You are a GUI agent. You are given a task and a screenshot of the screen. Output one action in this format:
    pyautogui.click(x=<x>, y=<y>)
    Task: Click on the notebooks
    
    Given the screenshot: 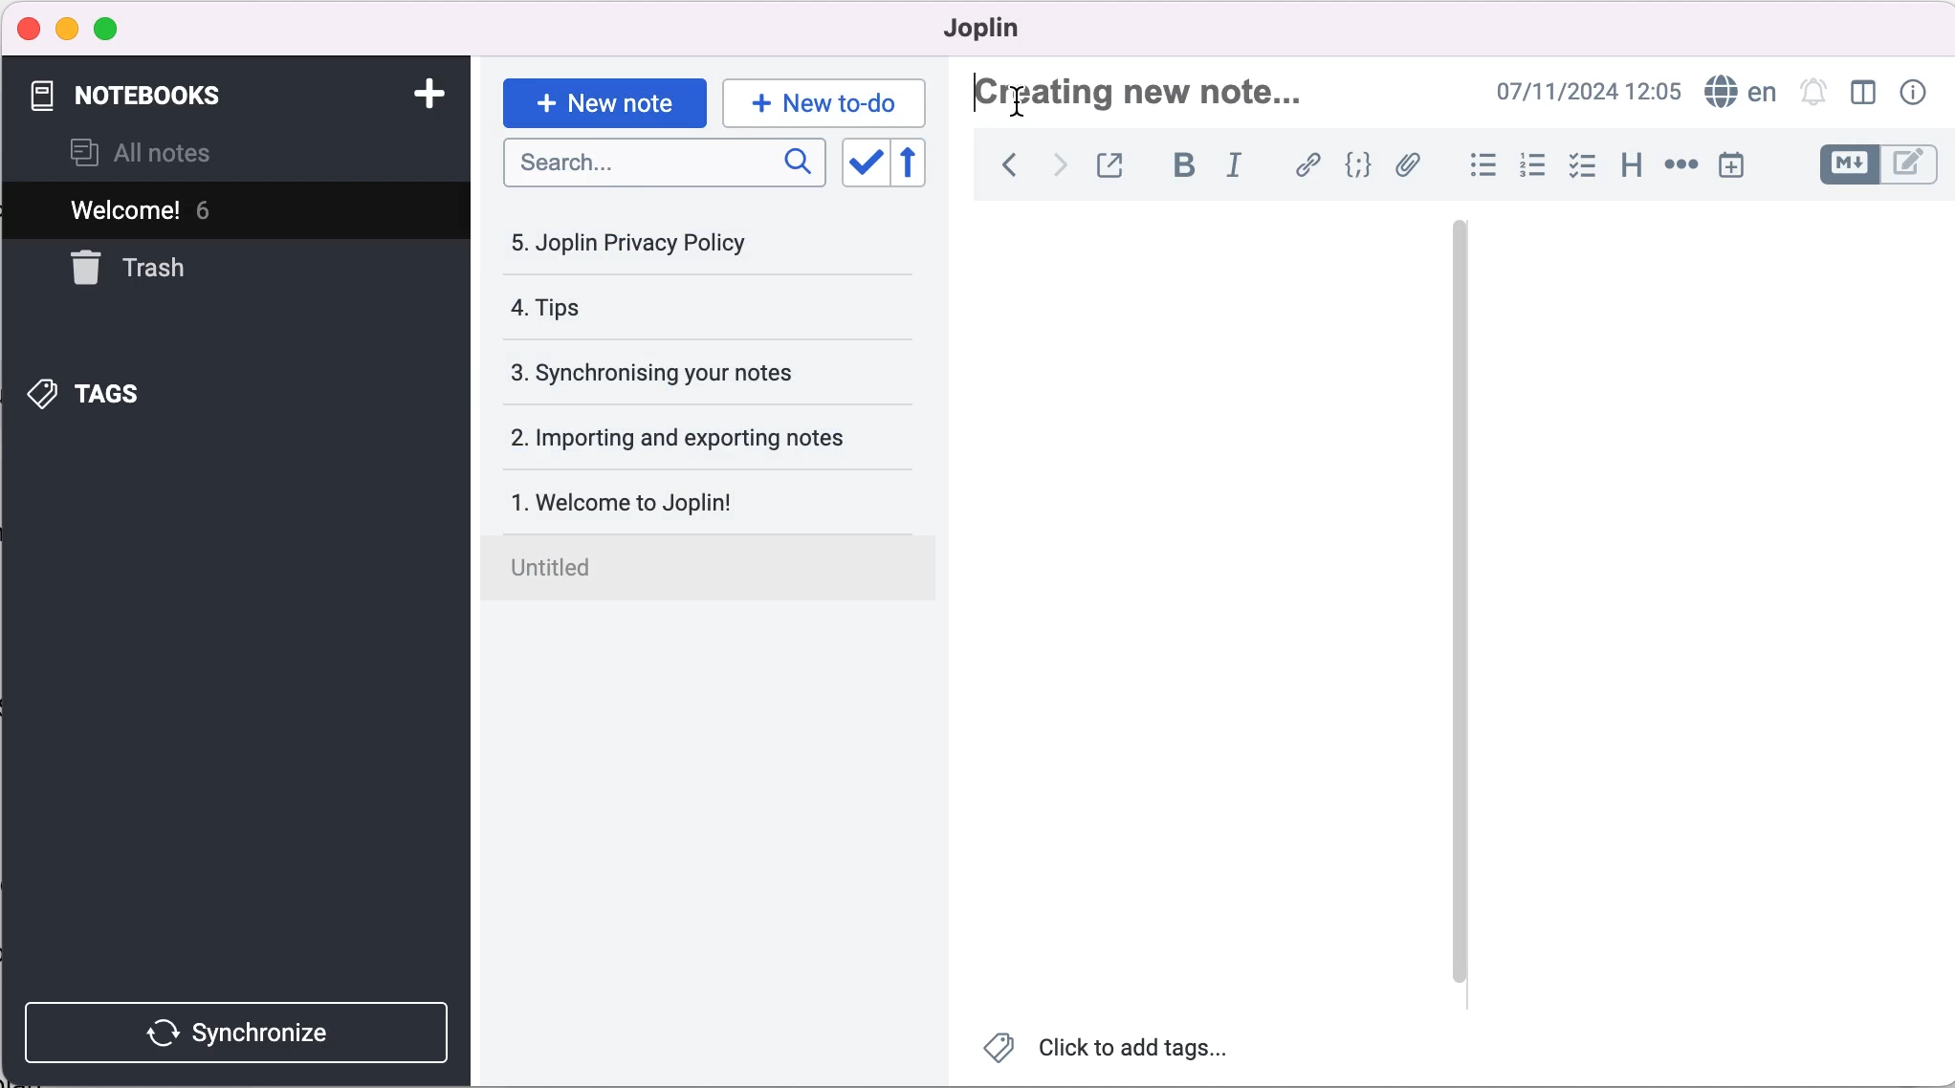 What is the action you would take?
    pyautogui.click(x=142, y=97)
    